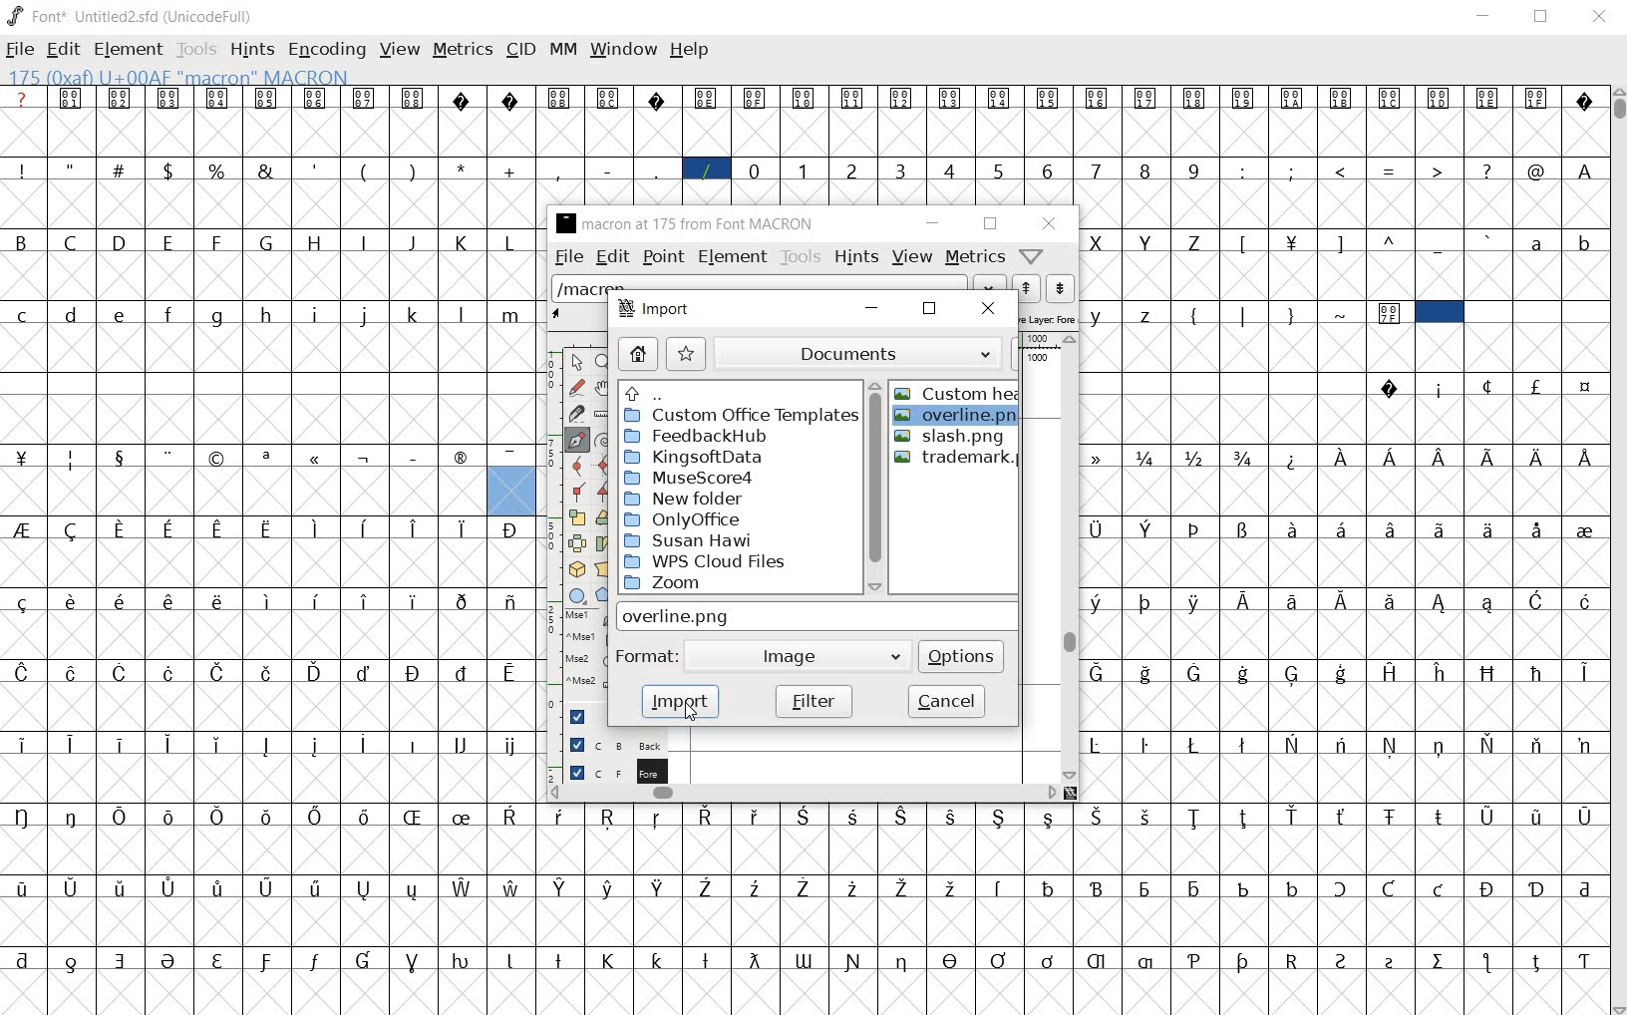 This screenshot has width=1627, height=1015. Describe the element at coordinates (465, 816) in the screenshot. I see `Symbol` at that location.